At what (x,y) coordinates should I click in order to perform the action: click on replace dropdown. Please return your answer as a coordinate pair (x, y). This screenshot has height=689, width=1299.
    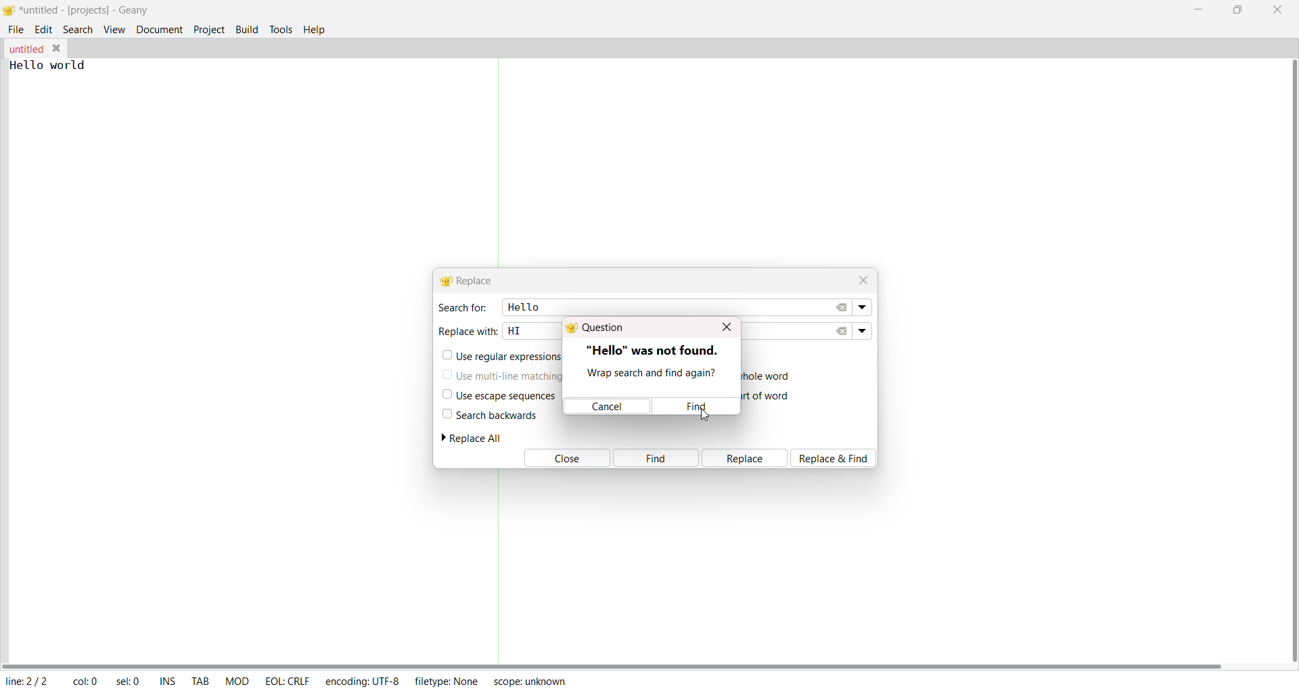
    Looking at the image, I should click on (862, 330).